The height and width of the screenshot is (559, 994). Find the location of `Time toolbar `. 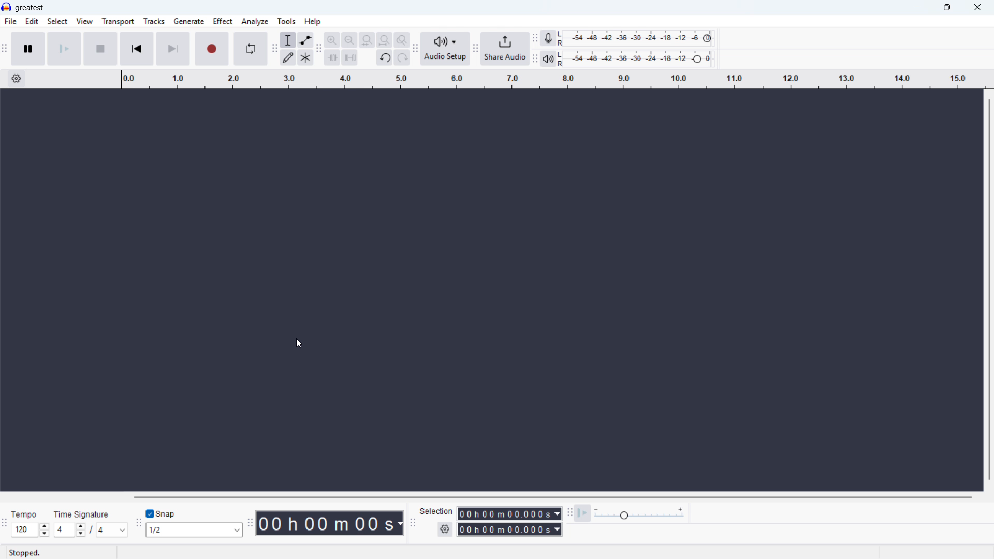

Time toolbar  is located at coordinates (251, 523).